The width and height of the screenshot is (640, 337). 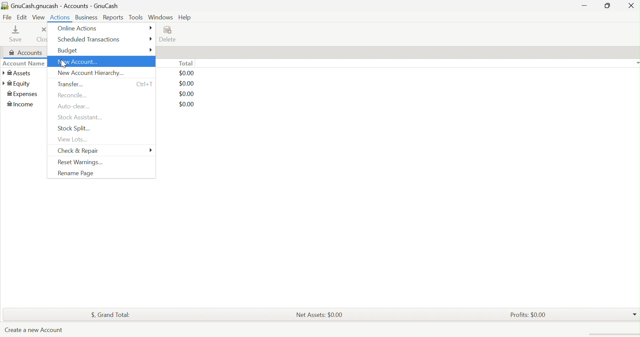 I want to click on Rename Page, so click(x=76, y=174).